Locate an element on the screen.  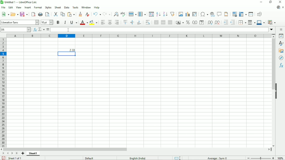
Conditional is located at coordinates (272, 22).